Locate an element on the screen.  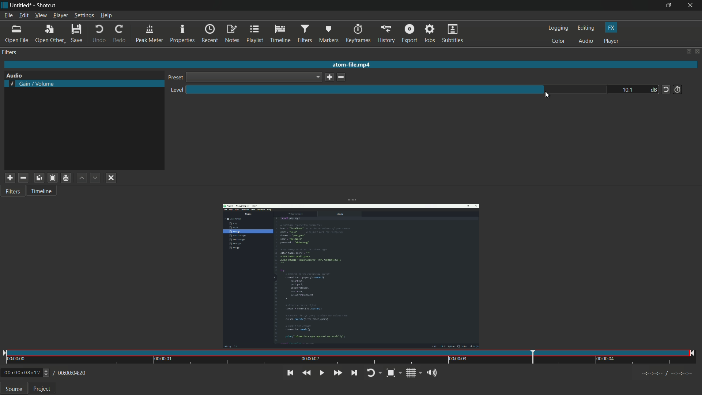
redo is located at coordinates (120, 34).